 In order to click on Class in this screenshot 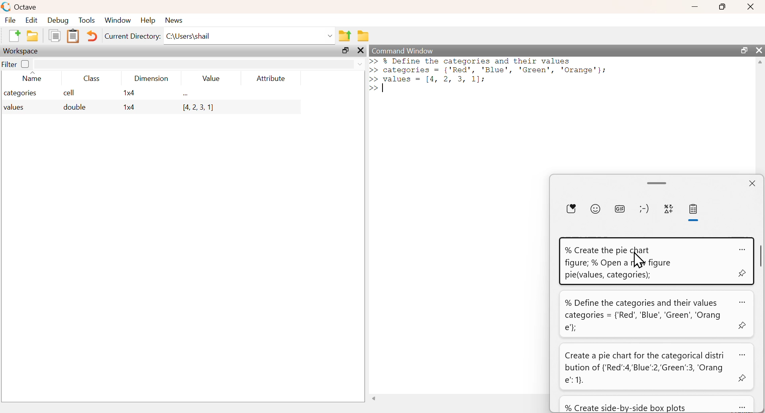, I will do `click(92, 79)`.